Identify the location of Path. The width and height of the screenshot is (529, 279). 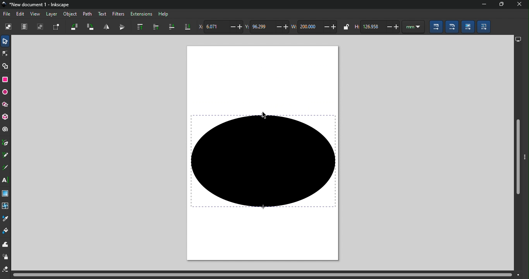
(87, 14).